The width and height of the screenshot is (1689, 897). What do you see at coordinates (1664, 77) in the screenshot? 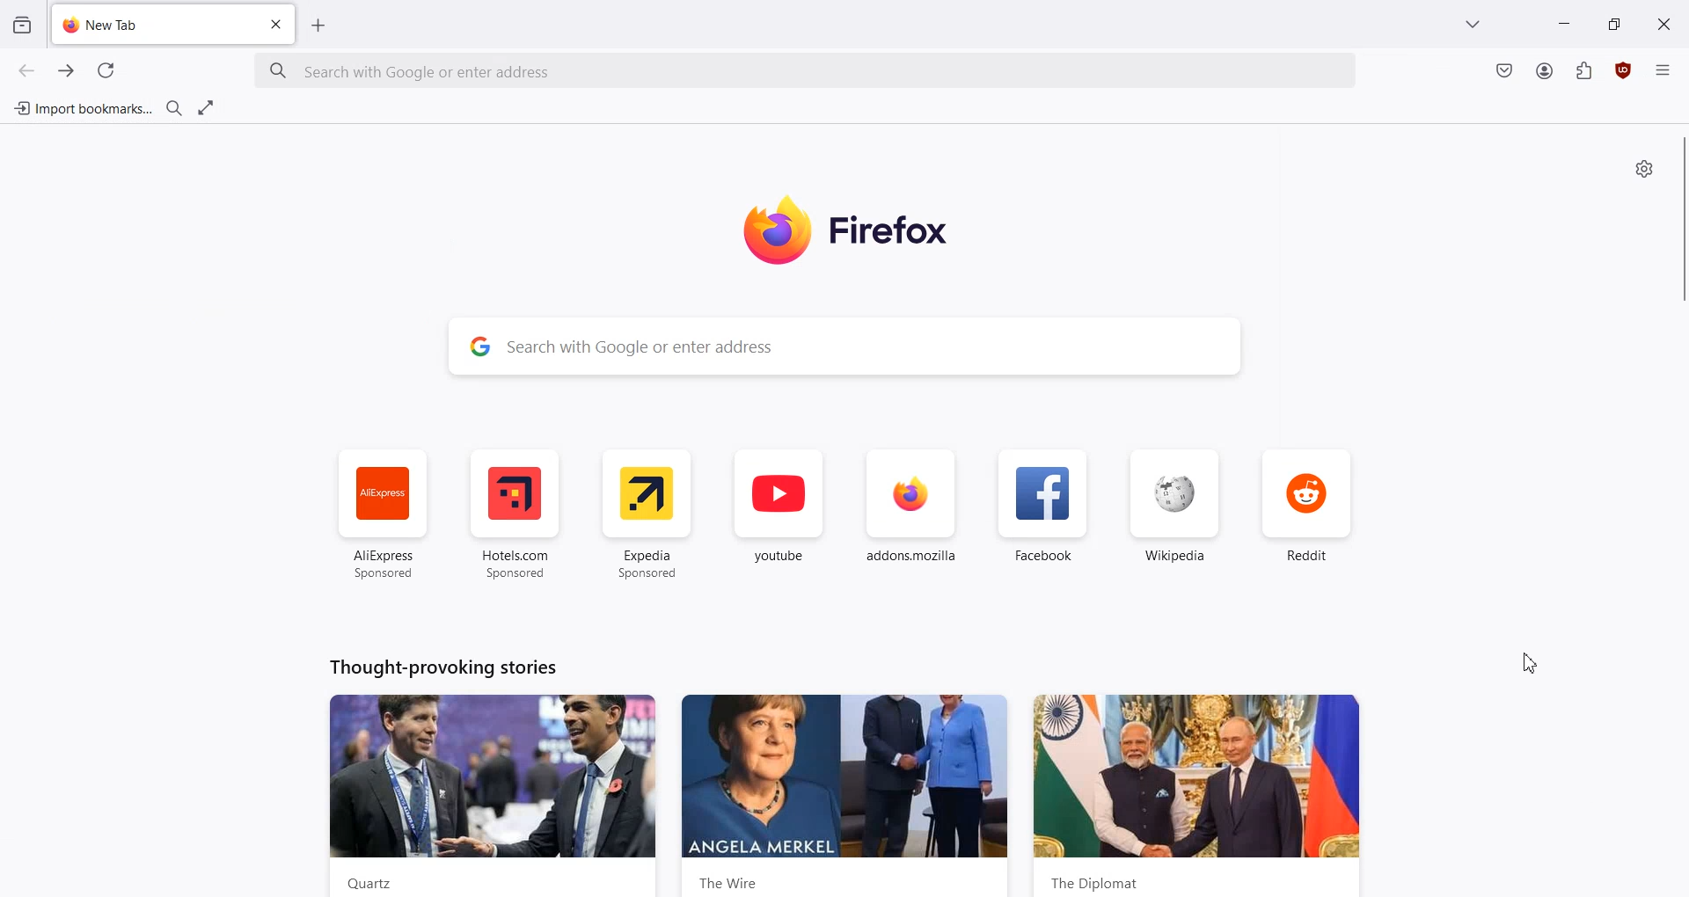
I see `Open Application menu` at bounding box center [1664, 77].